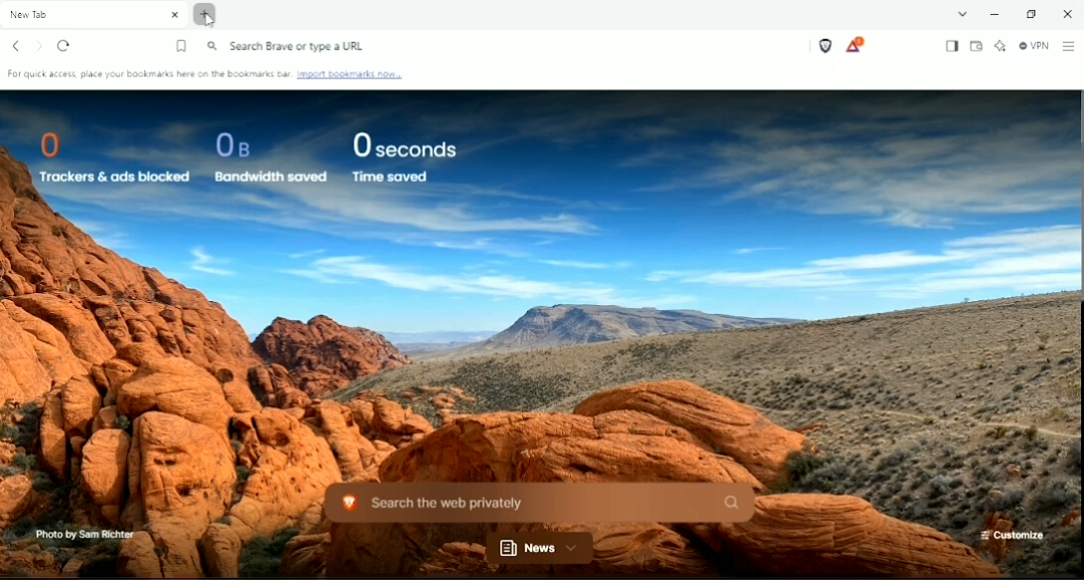 The image size is (1084, 580). What do you see at coordinates (1066, 13) in the screenshot?
I see `Close` at bounding box center [1066, 13].